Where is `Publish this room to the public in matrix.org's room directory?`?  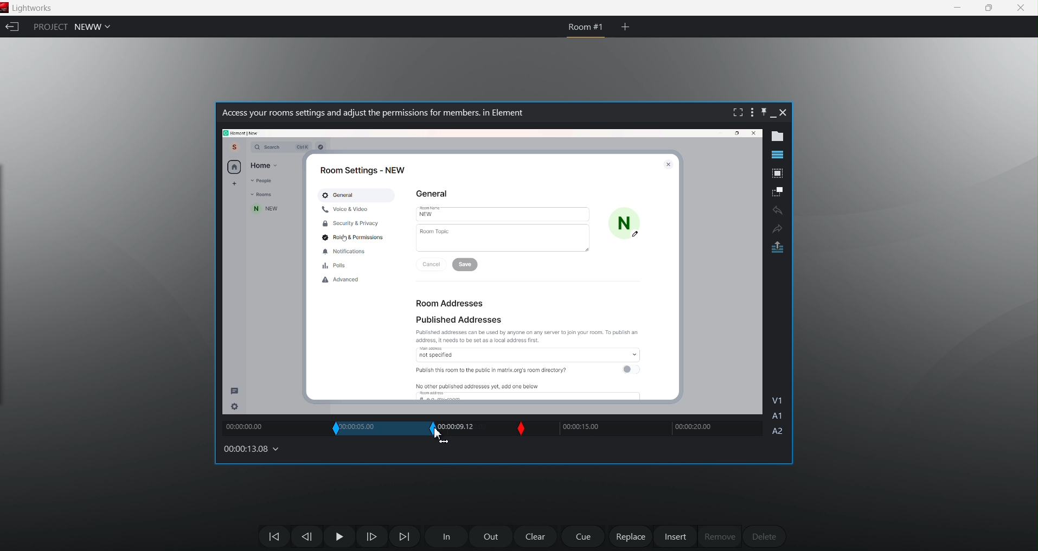 Publish this room to the public in matrix.org's room directory? is located at coordinates (491, 369).